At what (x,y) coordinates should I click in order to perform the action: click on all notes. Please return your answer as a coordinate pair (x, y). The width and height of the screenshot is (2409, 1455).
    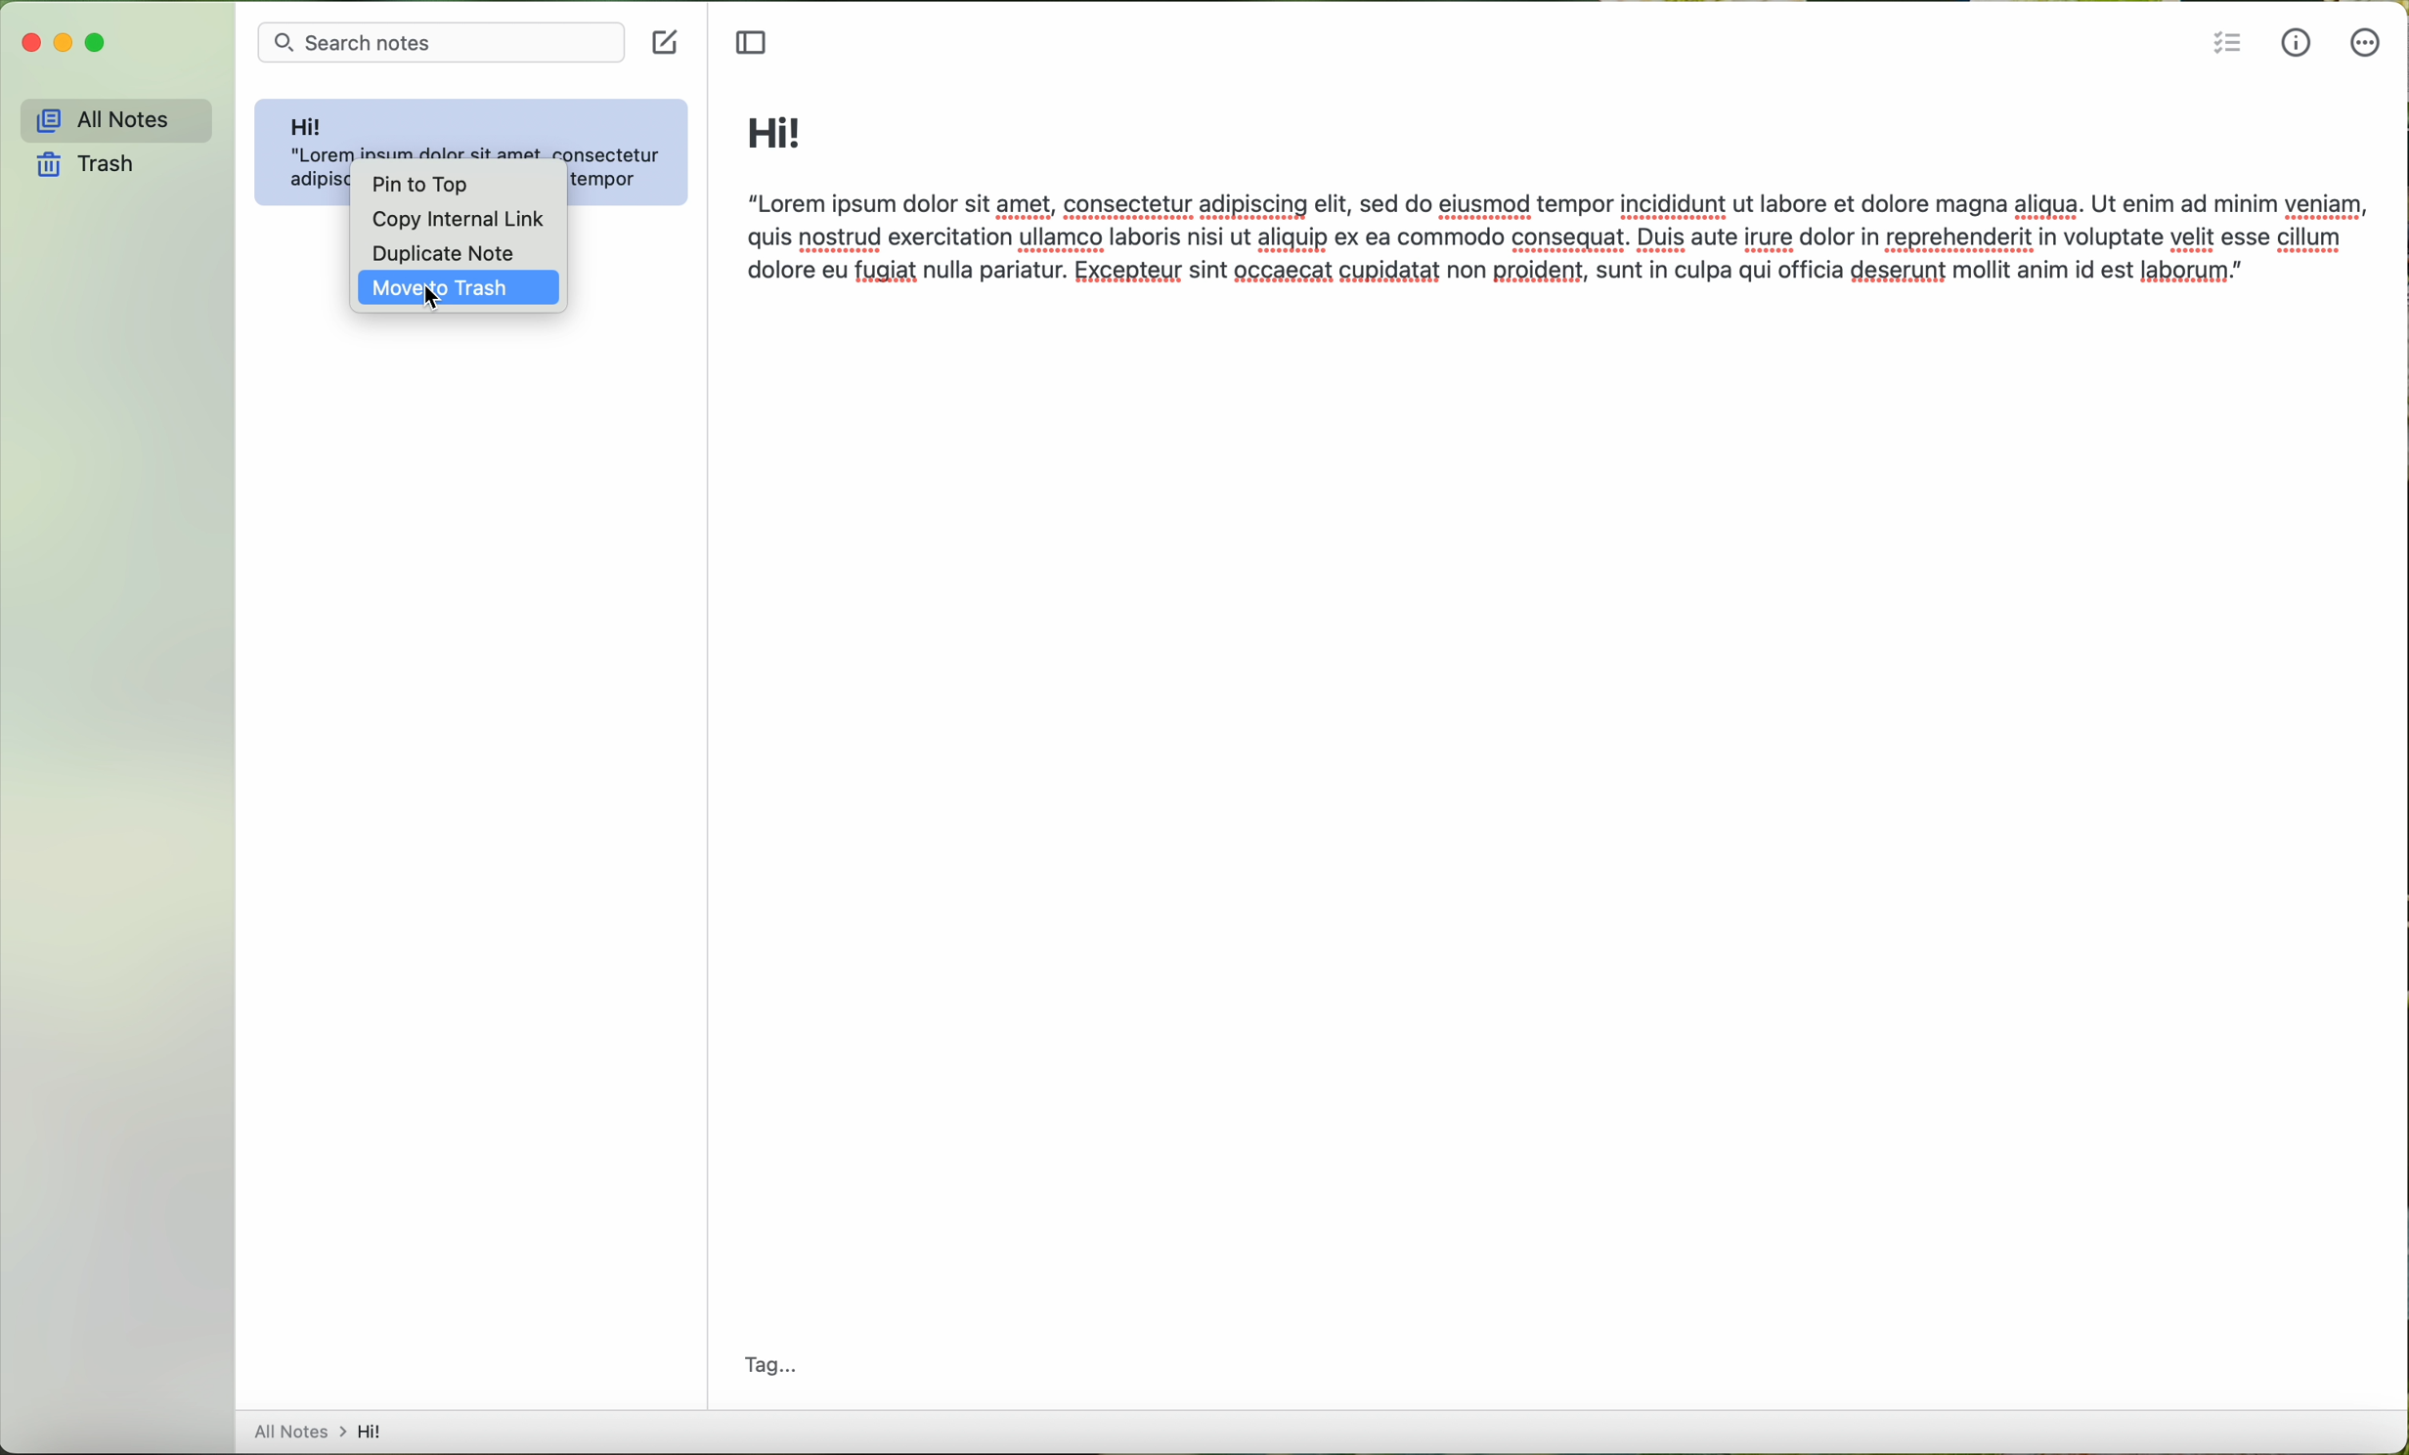
    Looking at the image, I should click on (109, 116).